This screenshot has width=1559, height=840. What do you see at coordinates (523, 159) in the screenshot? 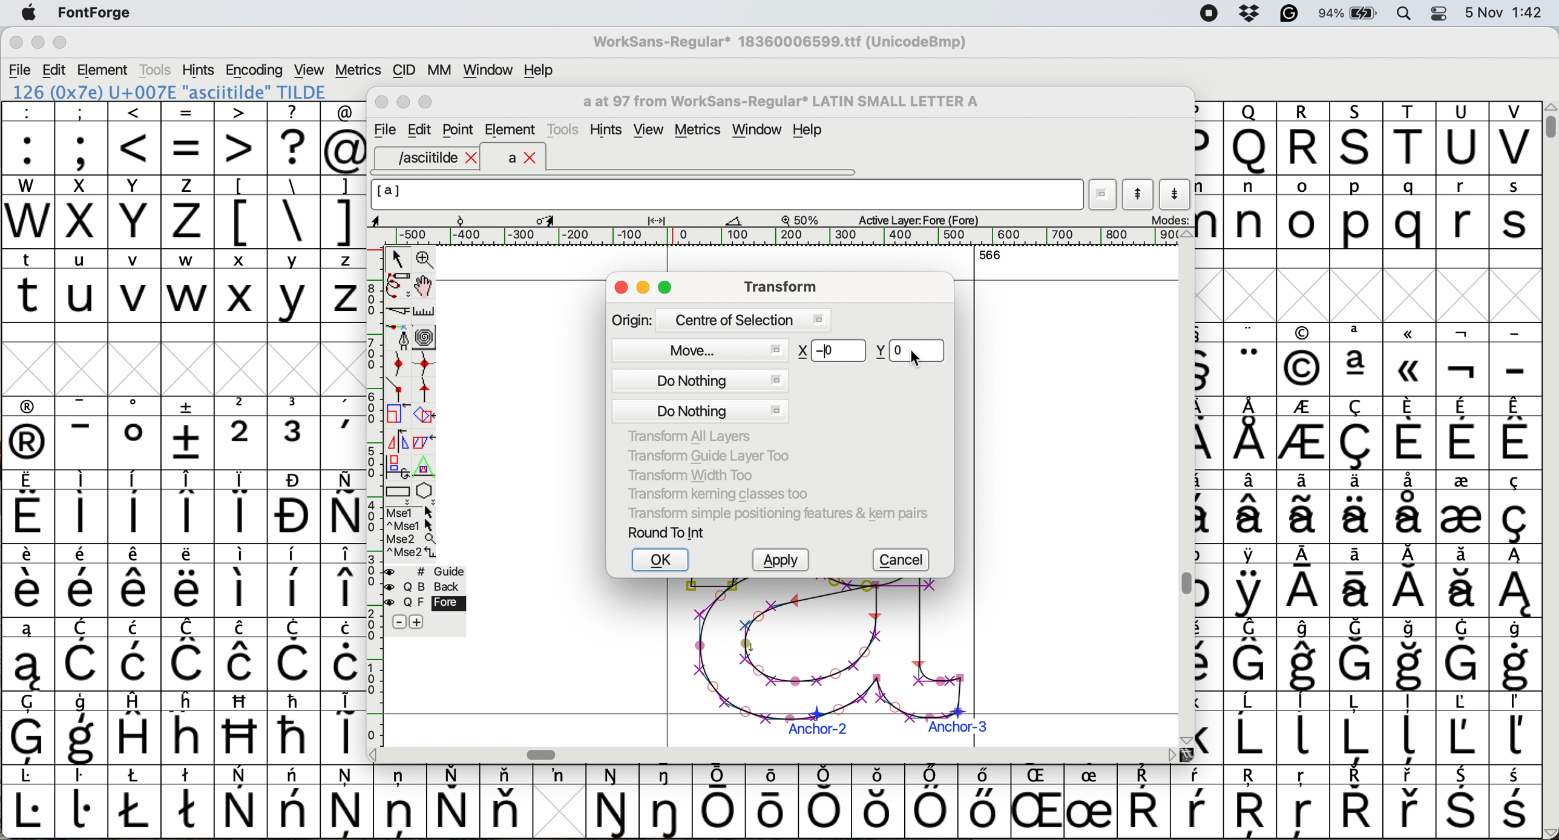
I see `a` at bounding box center [523, 159].